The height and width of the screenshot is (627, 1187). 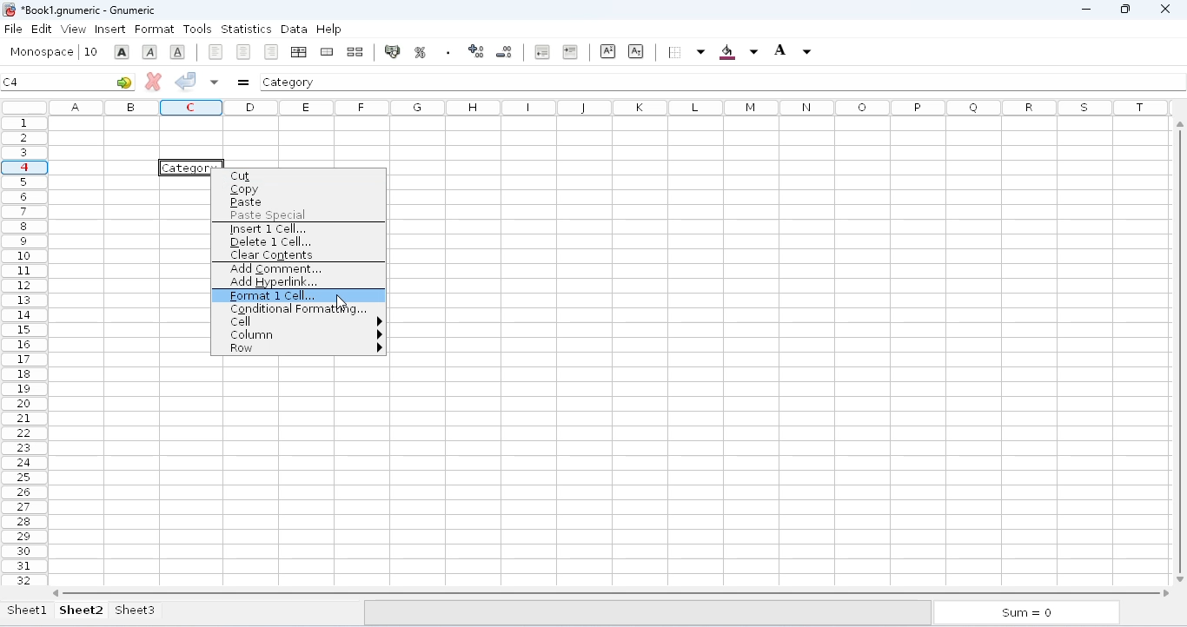 I want to click on vertical scroll bar, so click(x=1183, y=349).